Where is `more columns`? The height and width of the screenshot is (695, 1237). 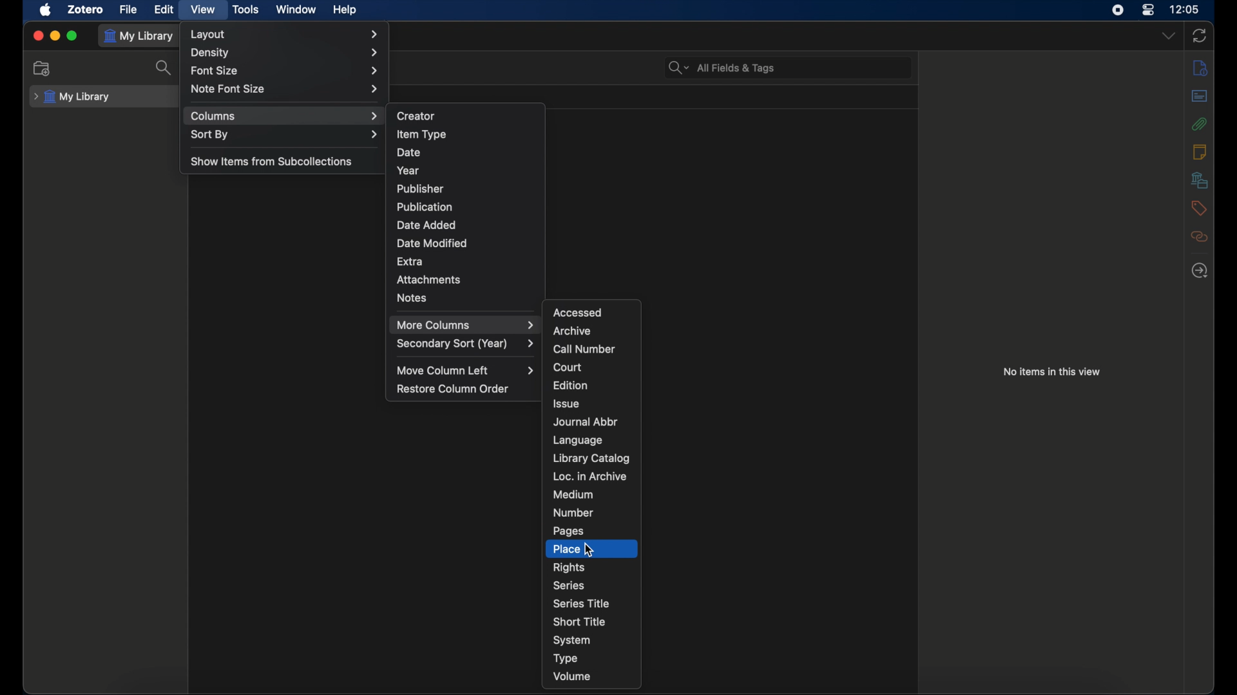 more columns is located at coordinates (465, 325).